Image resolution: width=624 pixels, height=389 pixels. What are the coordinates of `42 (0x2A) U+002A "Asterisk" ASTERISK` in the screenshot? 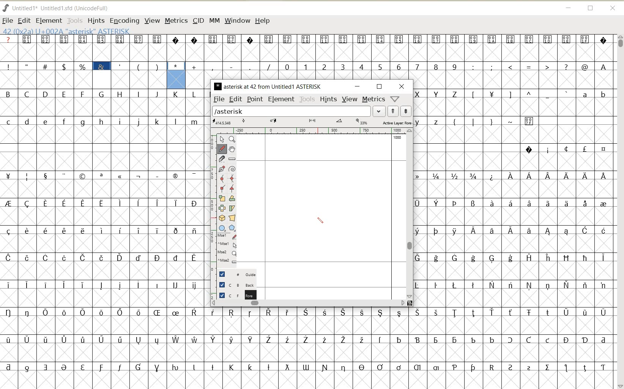 It's located at (69, 31).